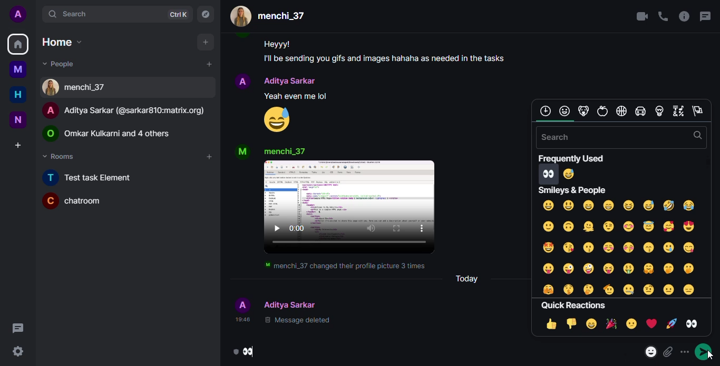  Describe the element at coordinates (18, 144) in the screenshot. I see `create a space` at that location.